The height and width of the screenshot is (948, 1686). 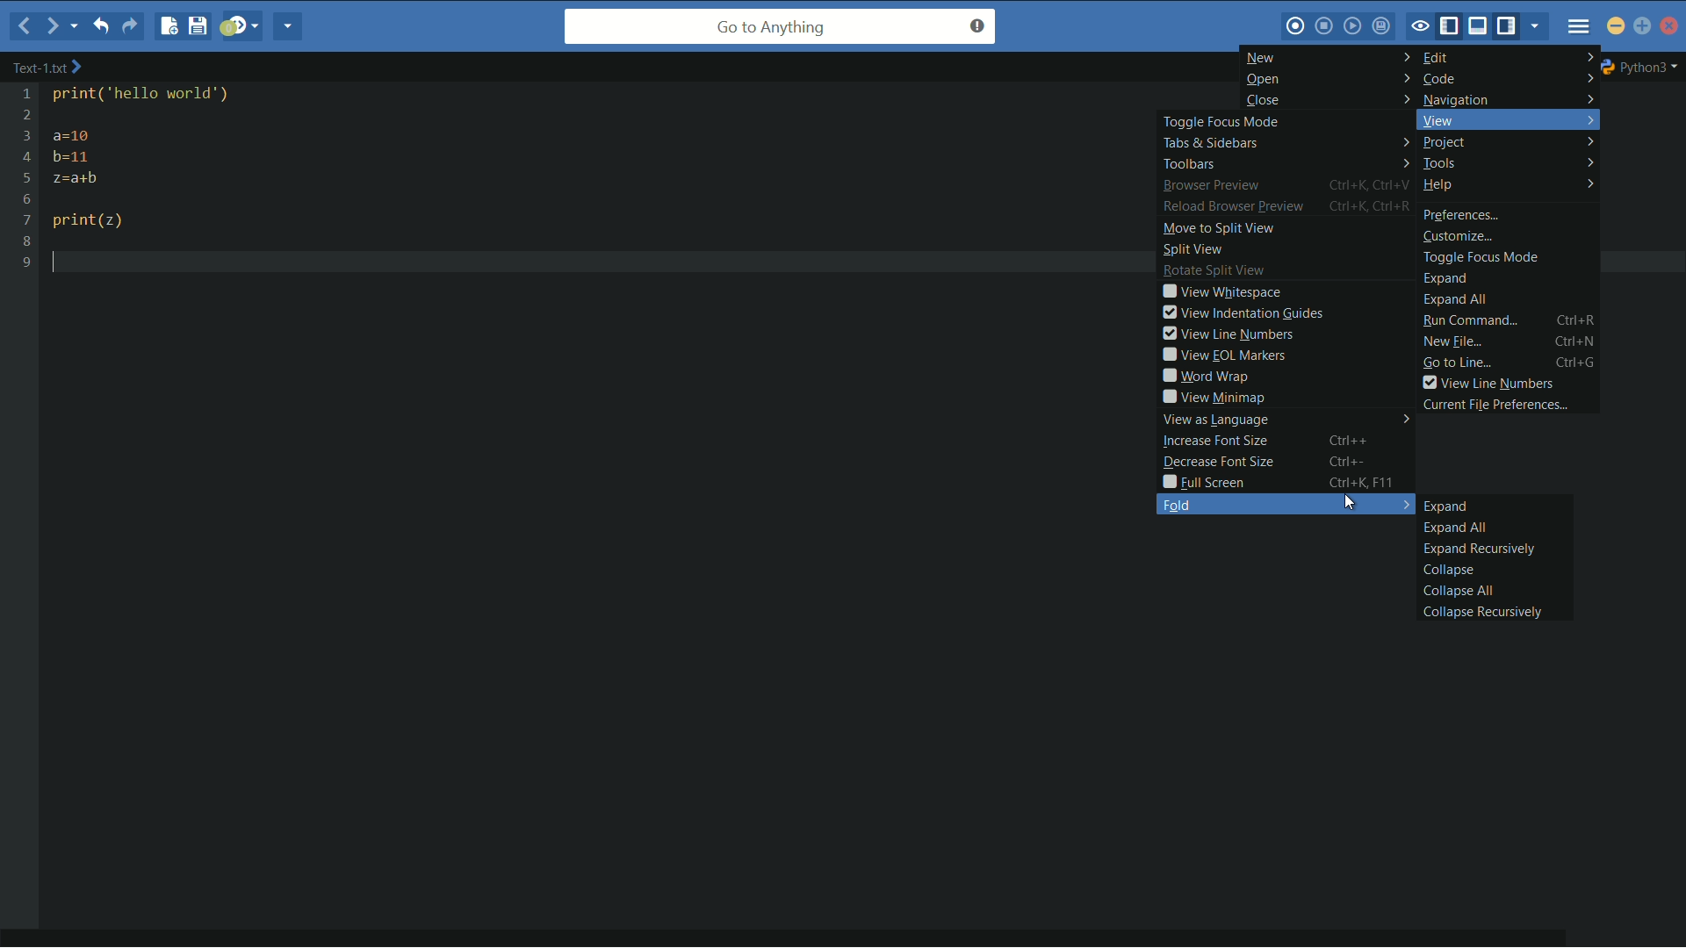 What do you see at coordinates (1479, 612) in the screenshot?
I see `collapse recursively` at bounding box center [1479, 612].